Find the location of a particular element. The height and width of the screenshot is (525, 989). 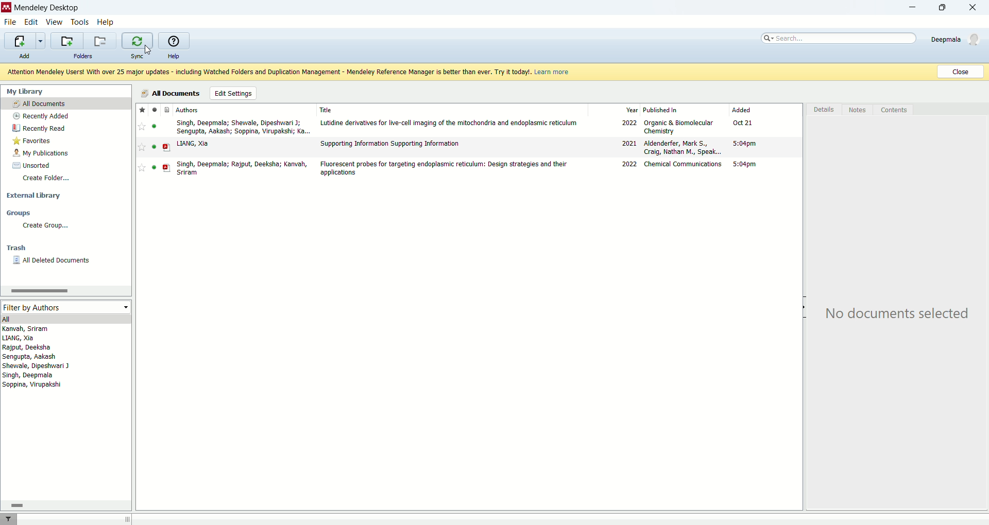

LIANG, Xia is located at coordinates (22, 338).